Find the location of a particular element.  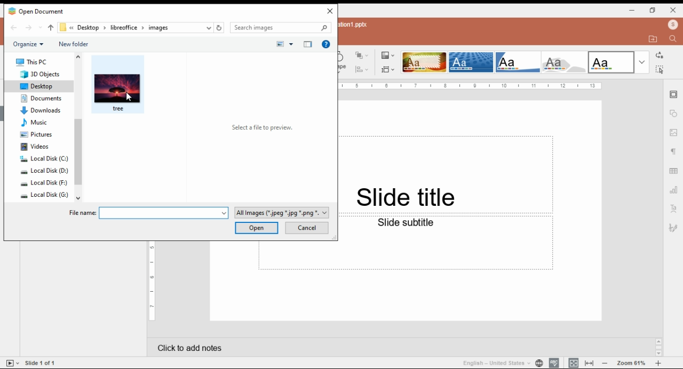

file type is located at coordinates (281, 213).